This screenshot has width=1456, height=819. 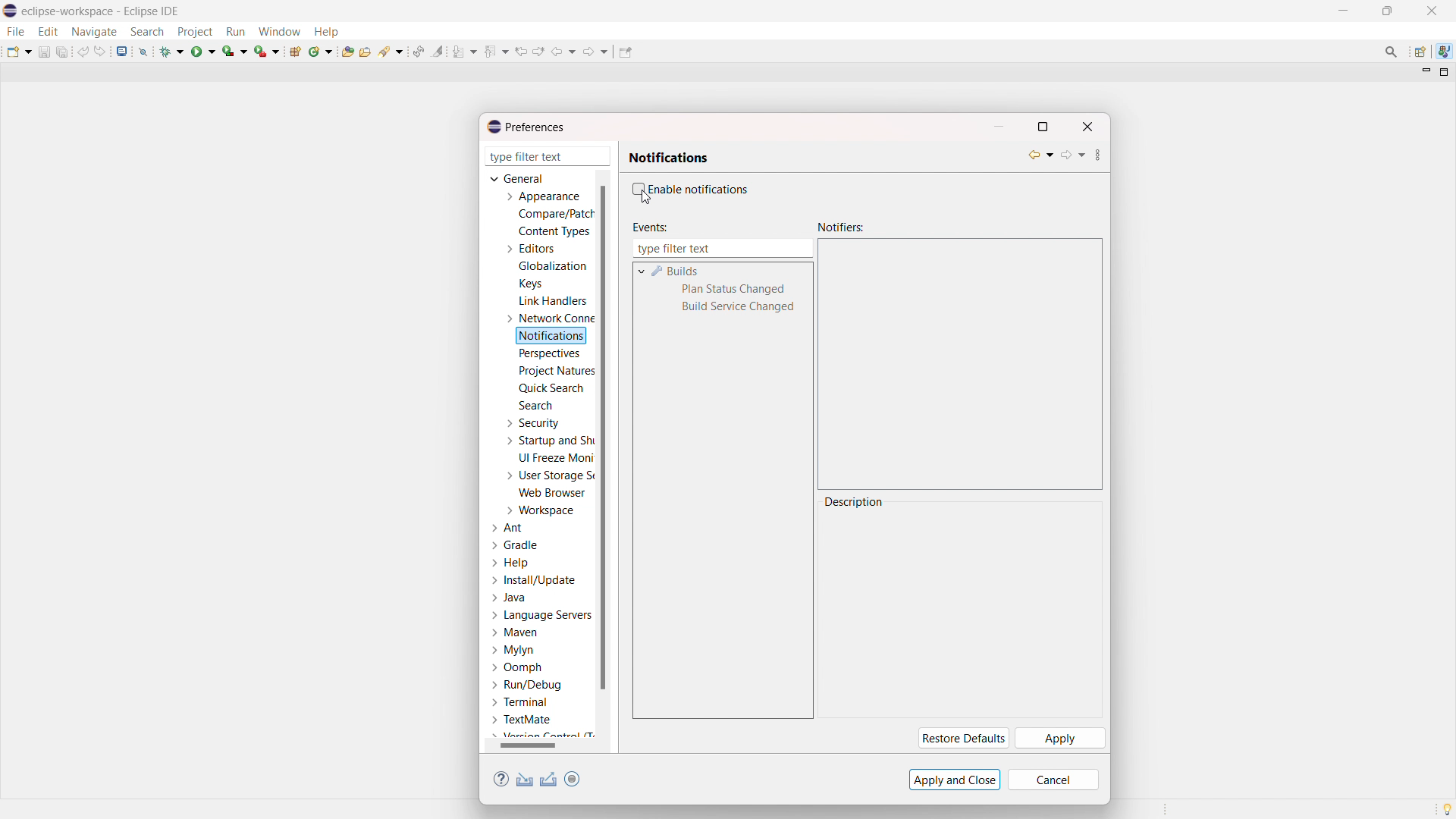 What do you see at coordinates (11, 11) in the screenshot?
I see `logo` at bounding box center [11, 11].